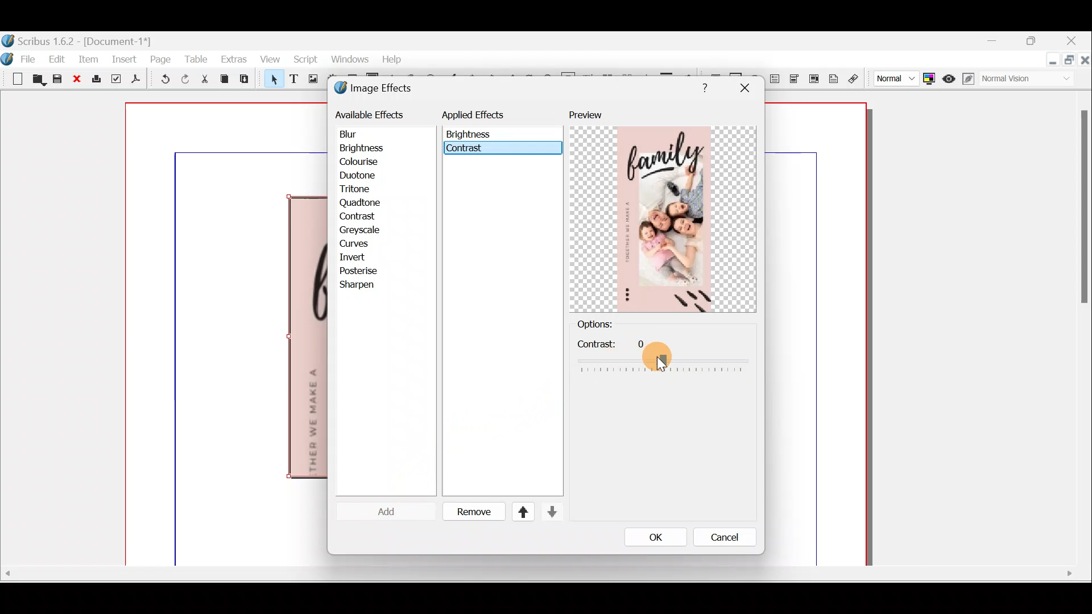  Describe the element at coordinates (9, 57) in the screenshot. I see `Logo` at that location.